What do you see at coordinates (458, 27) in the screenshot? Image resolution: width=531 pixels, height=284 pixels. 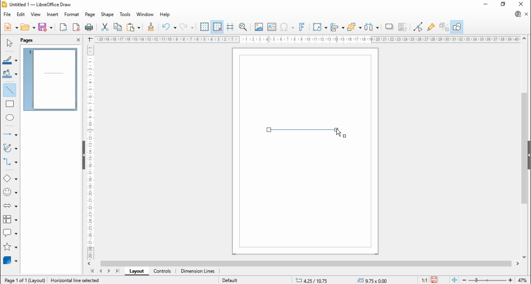 I see `show draw functions` at bounding box center [458, 27].